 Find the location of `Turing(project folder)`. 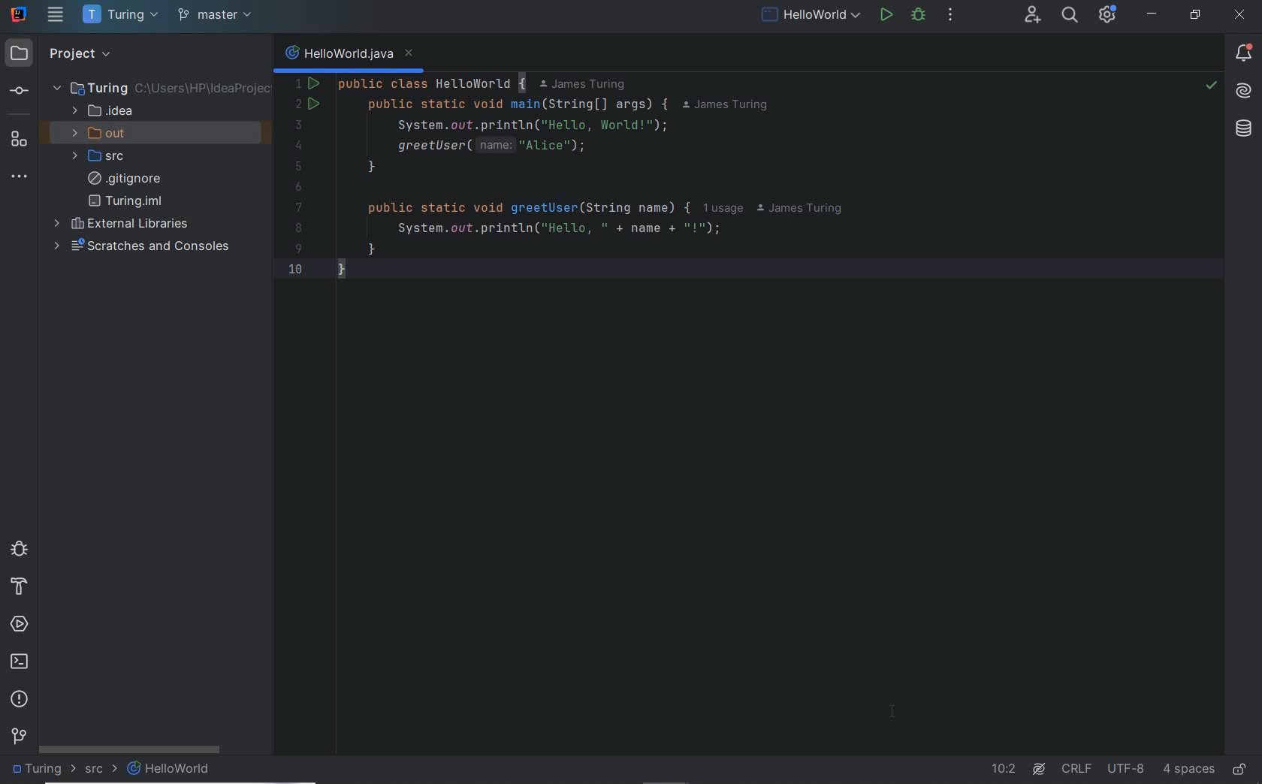

Turing(project folder) is located at coordinates (162, 88).